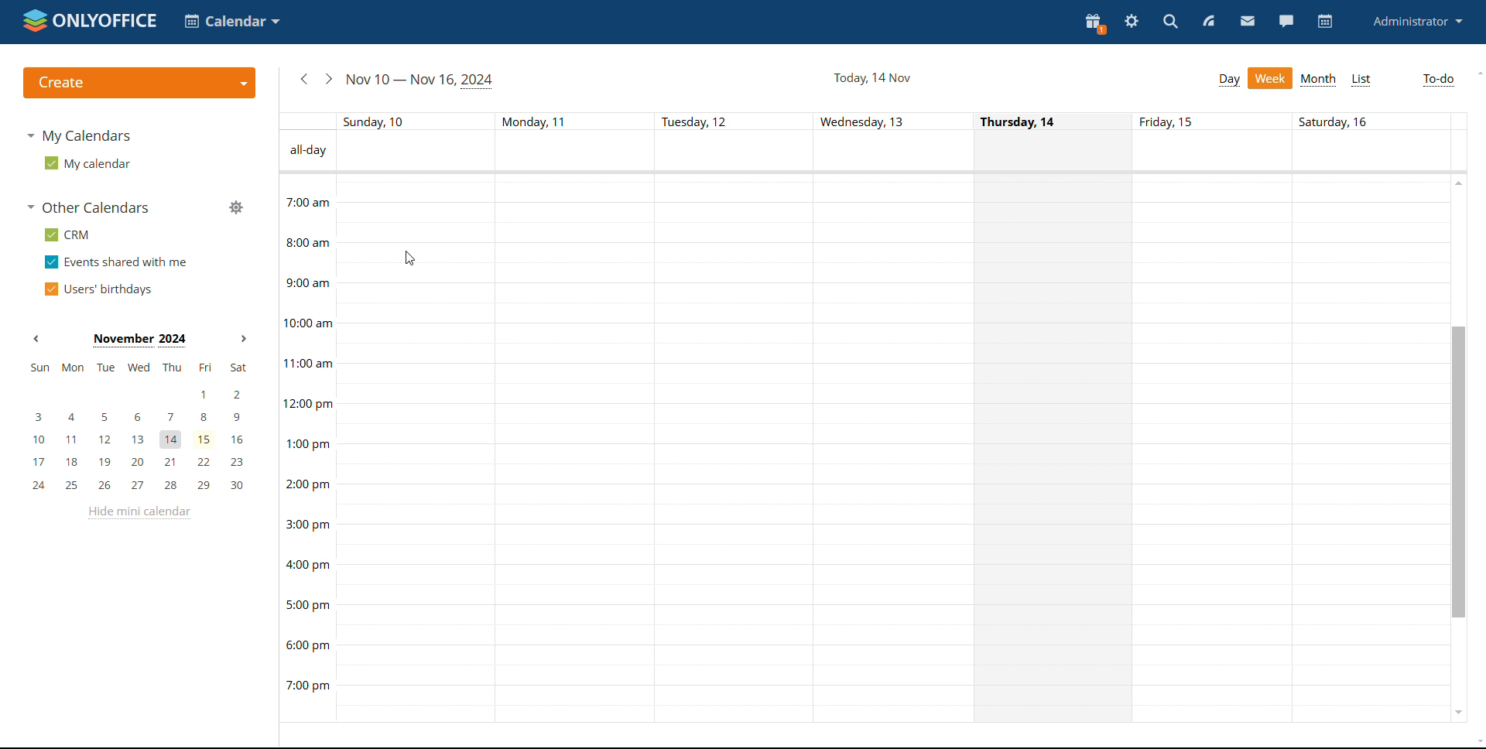 This screenshot has height=749, width=1486. I want to click on mail, so click(1248, 22).